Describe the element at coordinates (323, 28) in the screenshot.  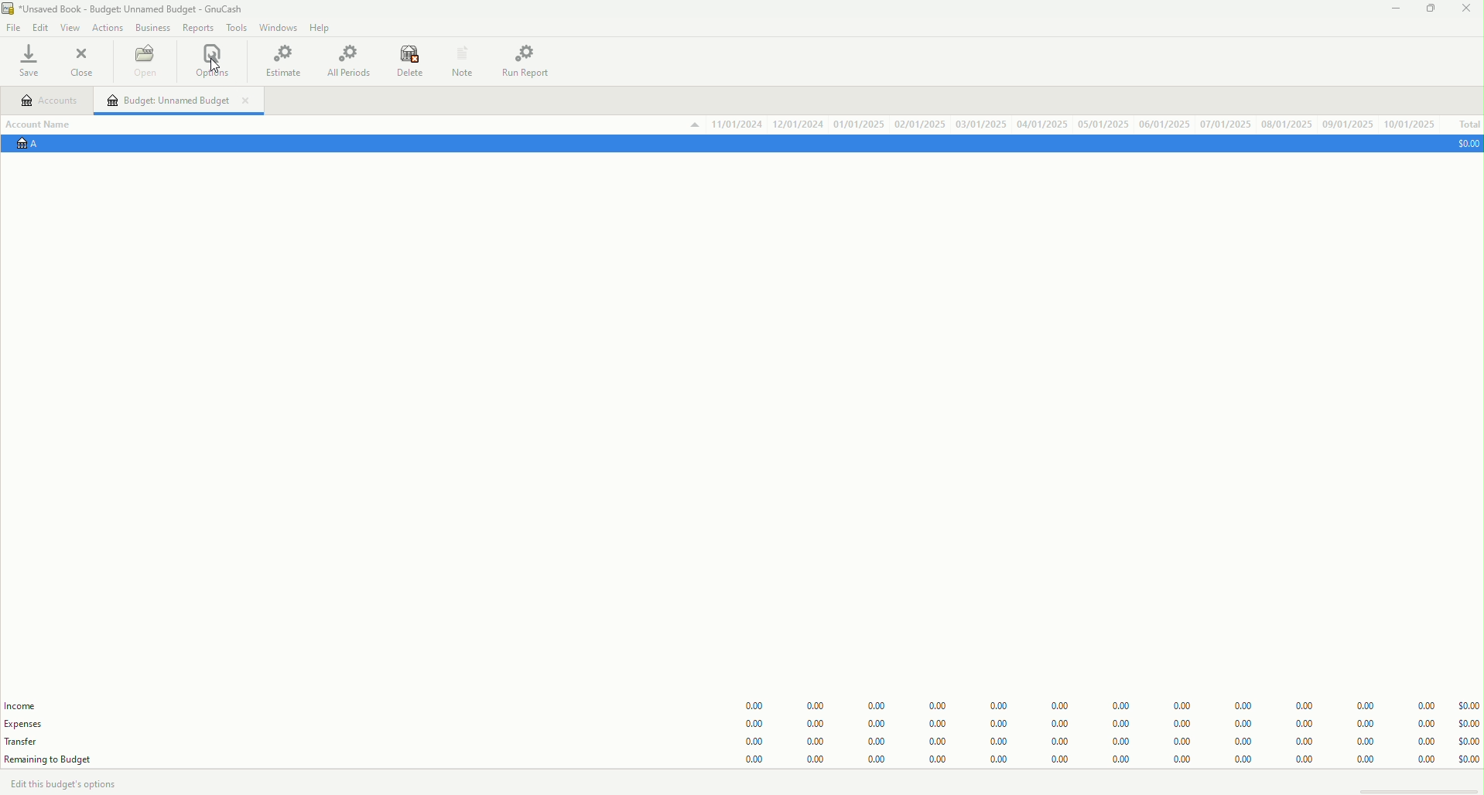
I see `Help` at that location.